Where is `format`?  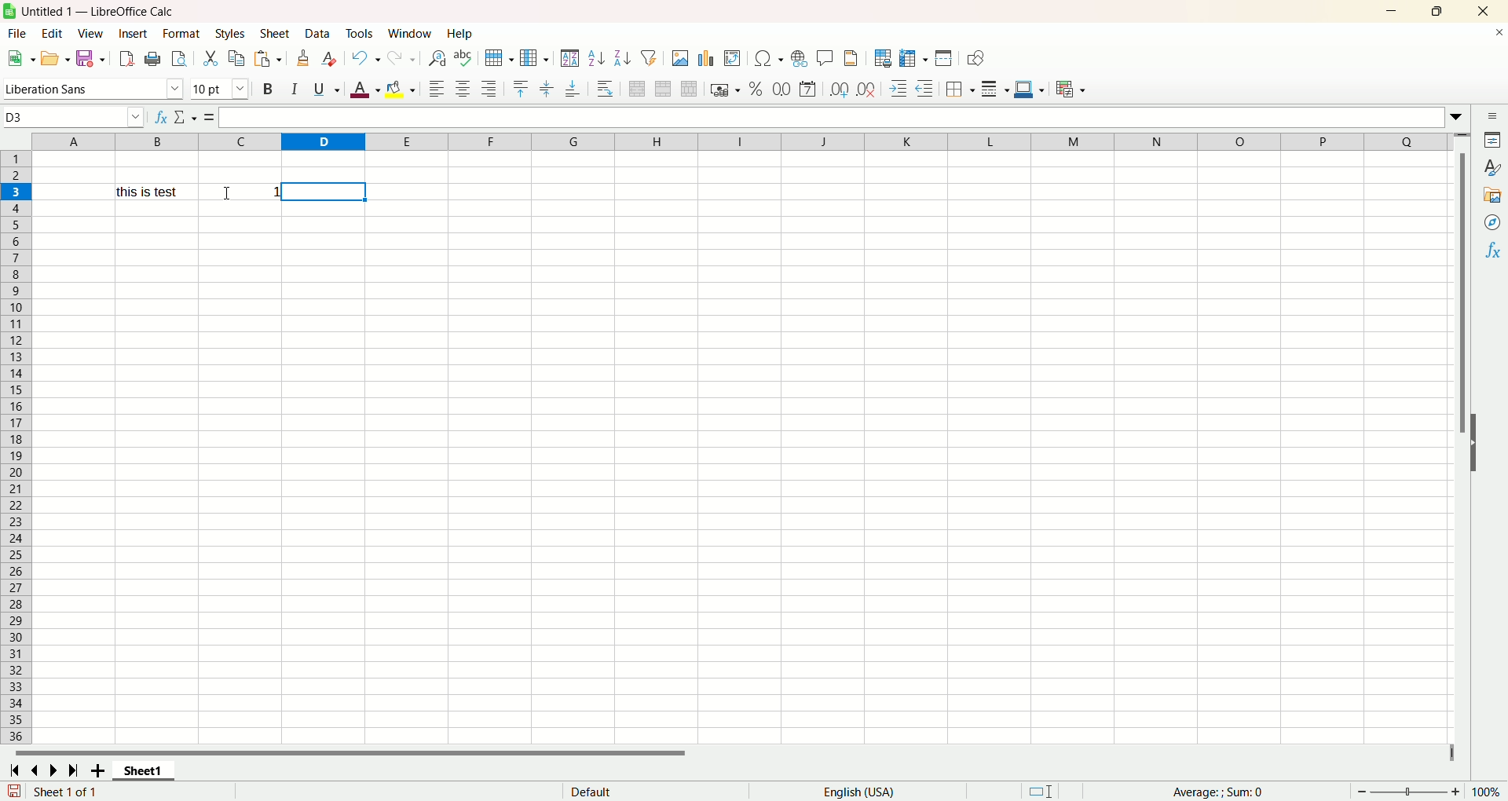 format is located at coordinates (181, 35).